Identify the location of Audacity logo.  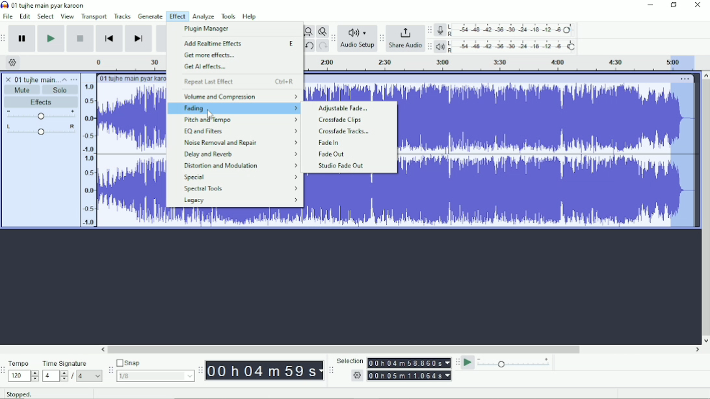
(5, 5).